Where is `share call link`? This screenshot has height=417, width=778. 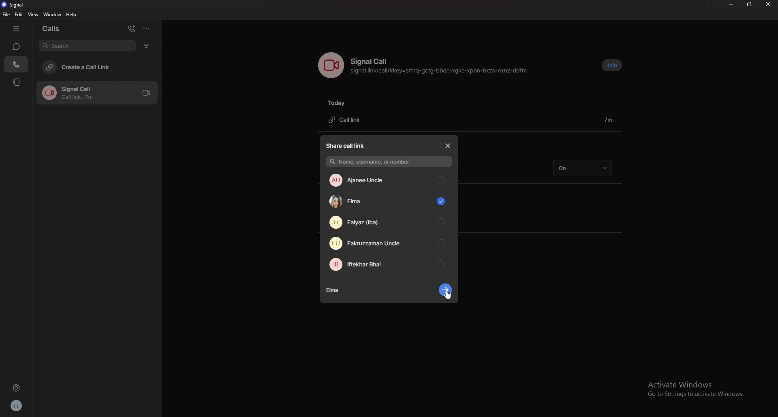
share call link is located at coordinates (348, 145).